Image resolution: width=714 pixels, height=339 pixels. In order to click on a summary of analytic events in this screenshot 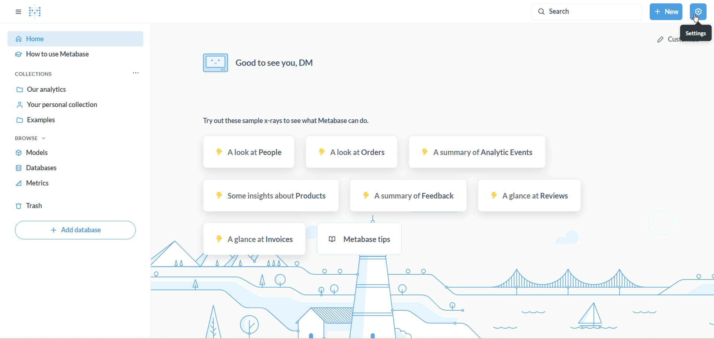, I will do `click(478, 153)`.